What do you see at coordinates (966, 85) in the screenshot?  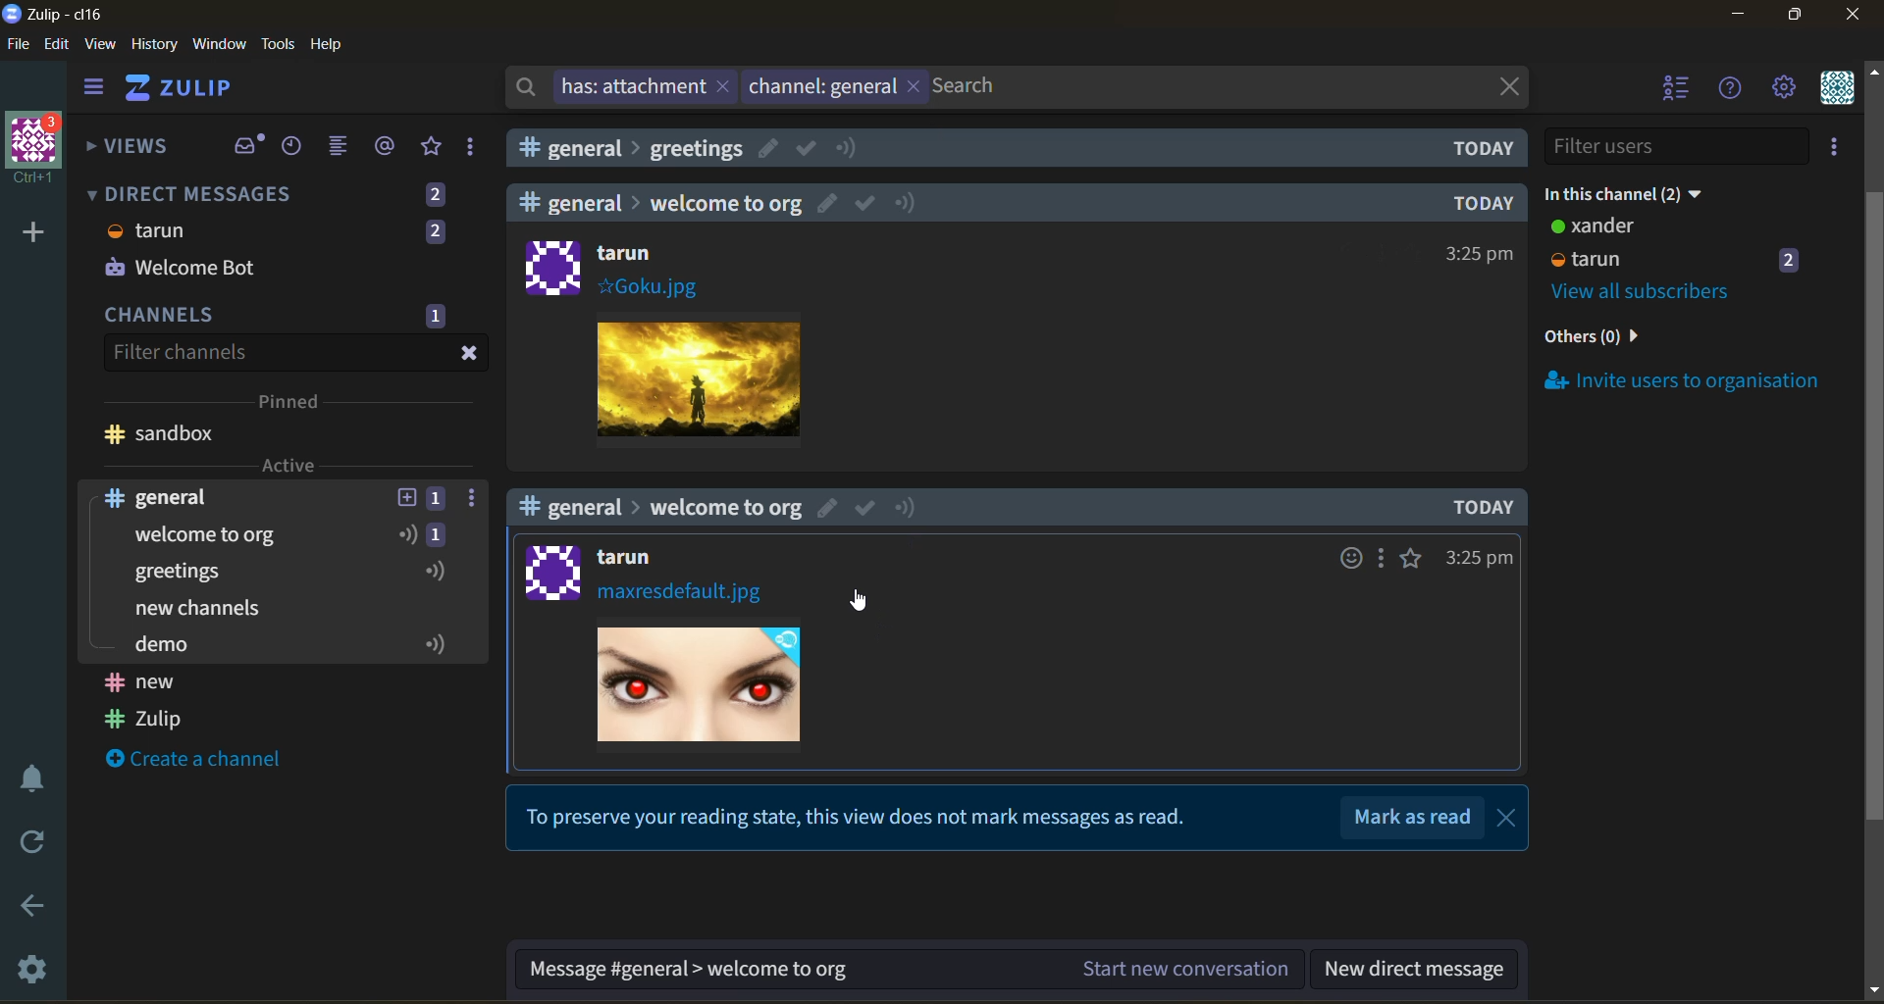 I see `Search` at bounding box center [966, 85].